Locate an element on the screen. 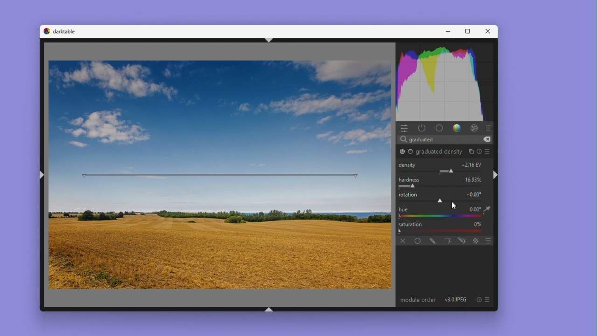 Image resolution: width=597 pixels, height=336 pixels. v3.0 JPEG is located at coordinates (457, 300).